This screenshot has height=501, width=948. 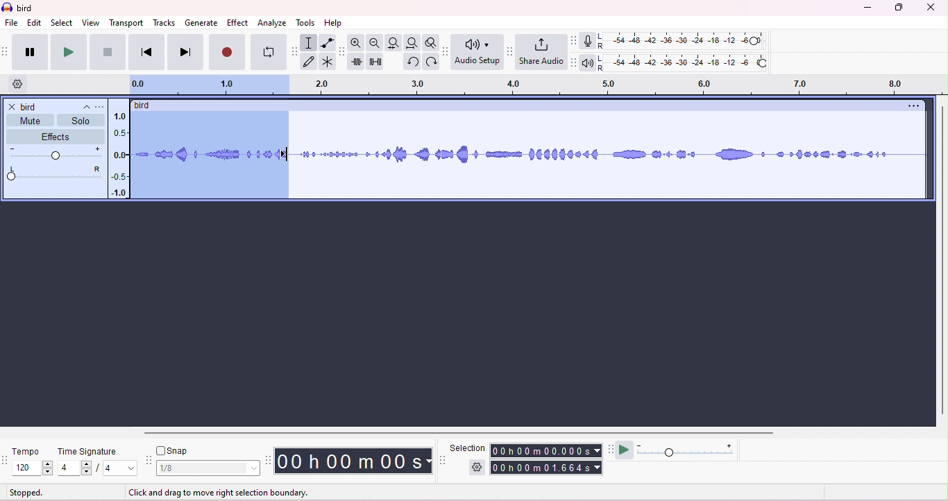 What do you see at coordinates (469, 446) in the screenshot?
I see `selection` at bounding box center [469, 446].